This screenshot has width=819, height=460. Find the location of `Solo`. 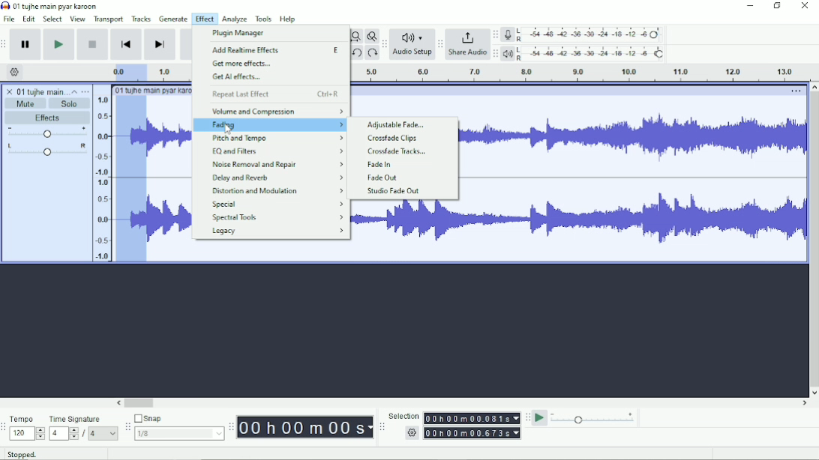

Solo is located at coordinates (70, 103).